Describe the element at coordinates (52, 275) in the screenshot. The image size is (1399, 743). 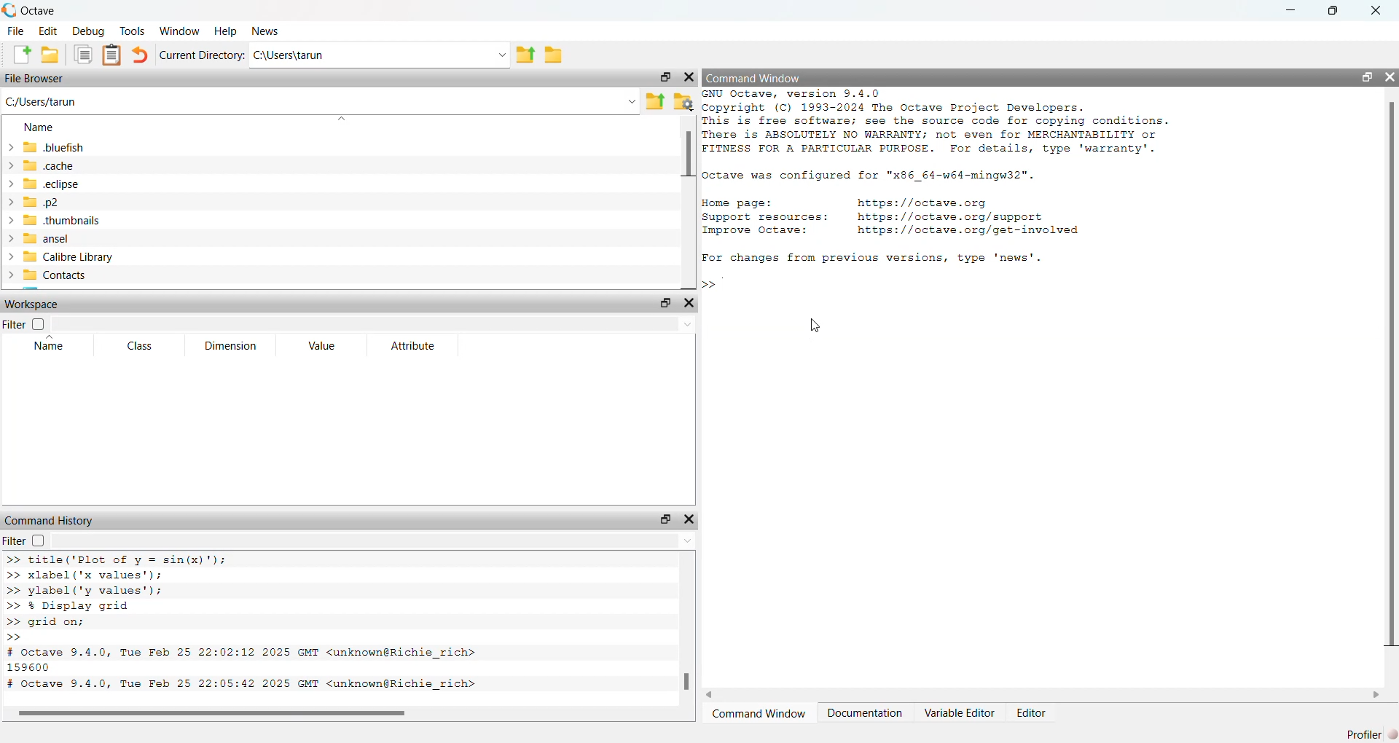
I see `Contacts` at that location.